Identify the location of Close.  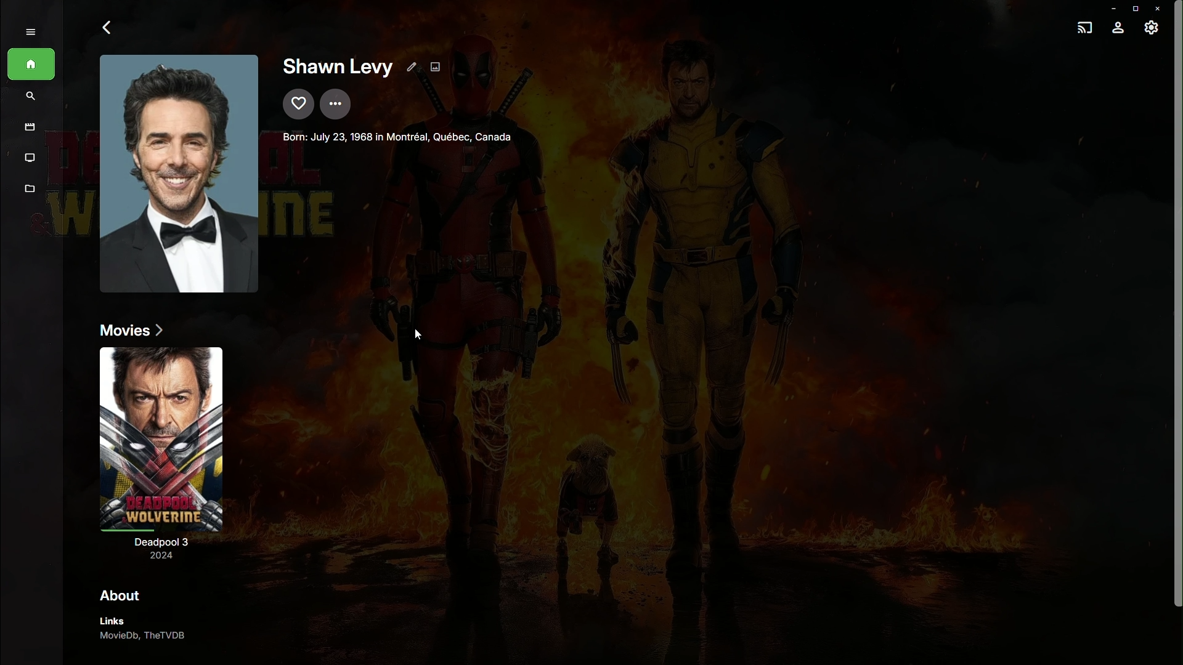
(1159, 8).